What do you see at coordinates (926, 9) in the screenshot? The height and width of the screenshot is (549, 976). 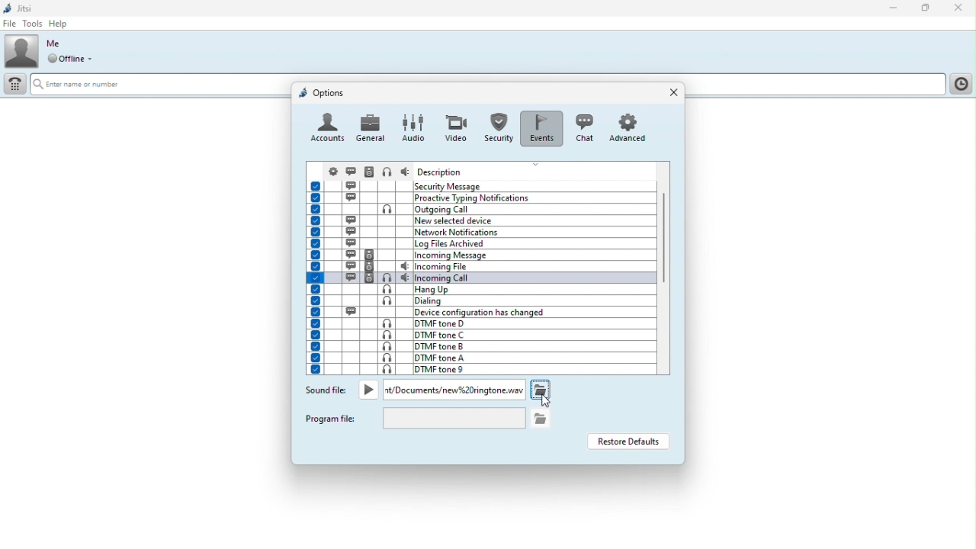 I see `Restore` at bounding box center [926, 9].